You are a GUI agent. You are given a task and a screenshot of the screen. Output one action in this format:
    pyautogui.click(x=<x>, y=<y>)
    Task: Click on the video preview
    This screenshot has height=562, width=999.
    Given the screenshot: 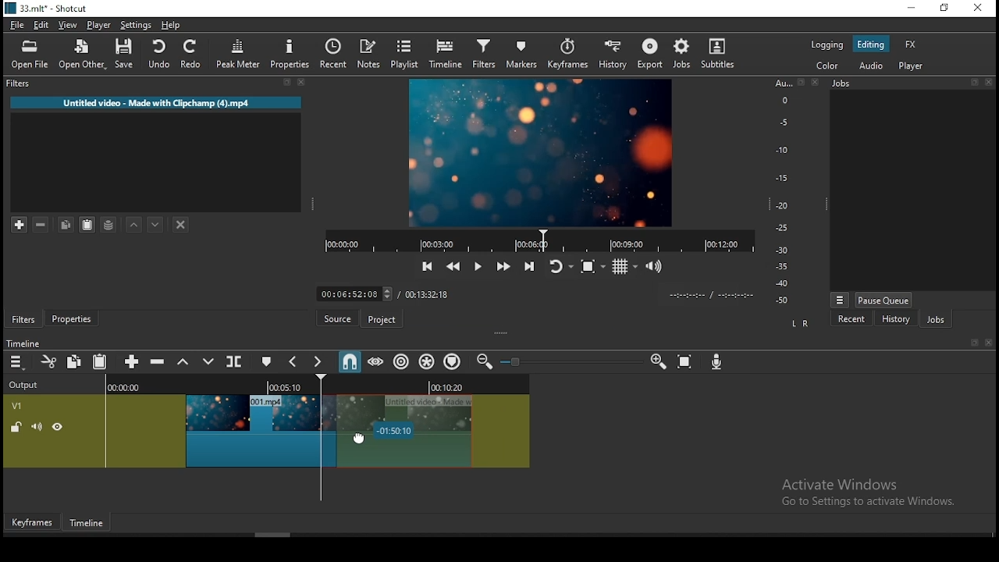 What is the action you would take?
    pyautogui.click(x=542, y=154)
    